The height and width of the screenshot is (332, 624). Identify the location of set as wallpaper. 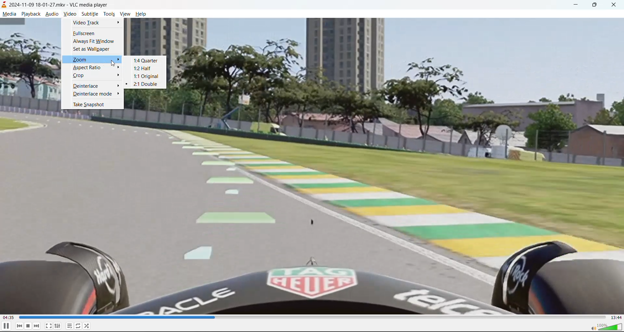
(92, 50).